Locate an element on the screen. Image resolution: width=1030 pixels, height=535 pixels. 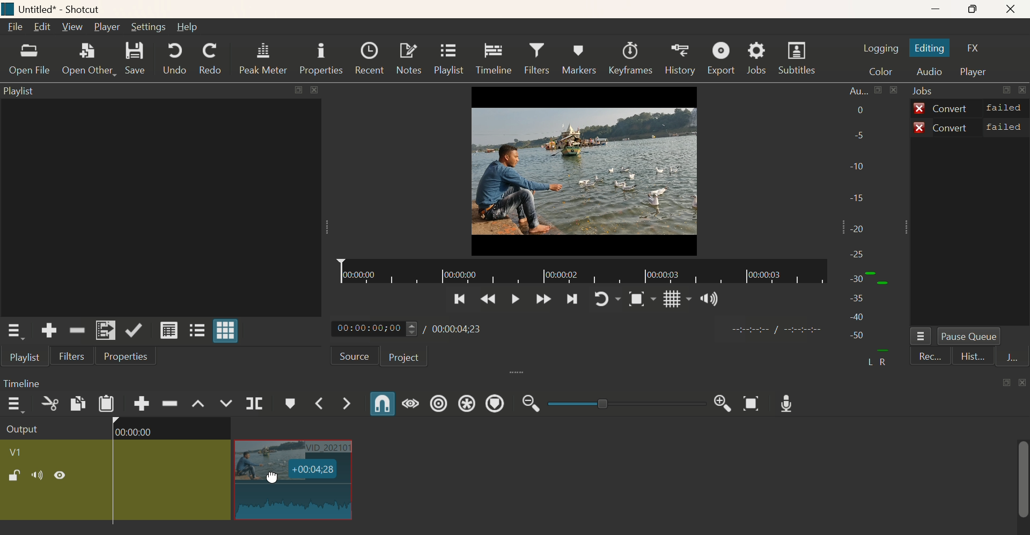
Playlist Menu is located at coordinates (18, 333).